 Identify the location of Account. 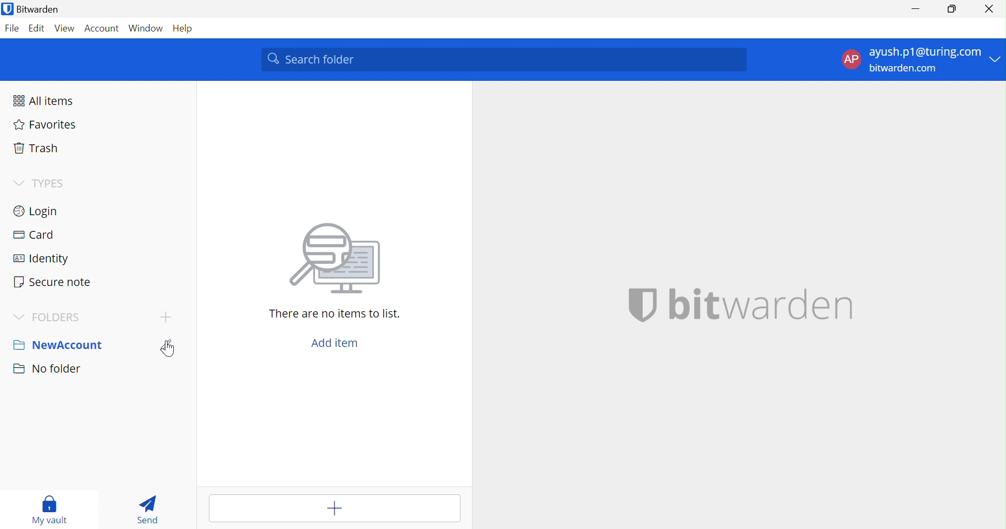
(102, 28).